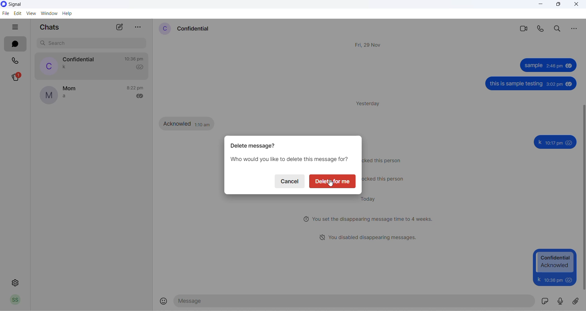 The height and width of the screenshot is (311, 586). What do you see at coordinates (371, 104) in the screenshot?
I see `yesterday heading` at bounding box center [371, 104].